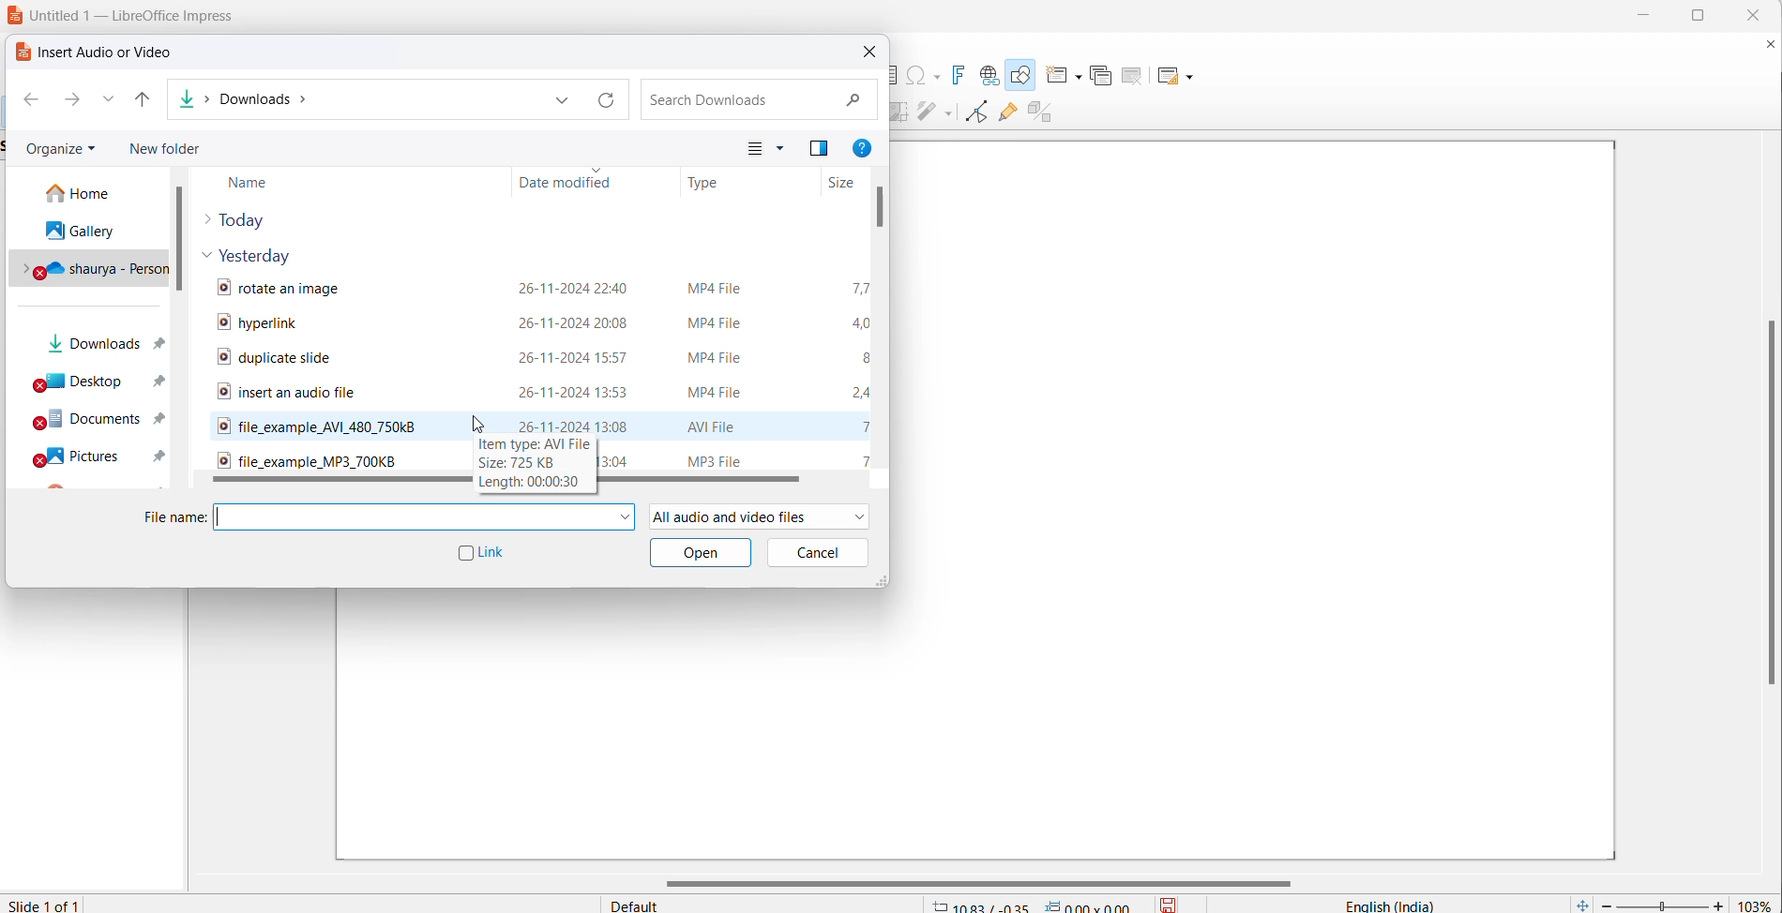  I want to click on open button, so click(702, 552).